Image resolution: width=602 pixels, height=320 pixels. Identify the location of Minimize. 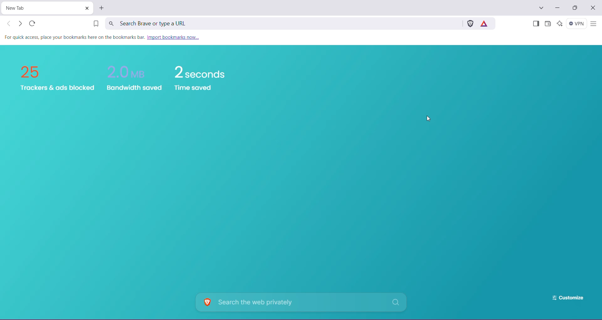
(557, 8).